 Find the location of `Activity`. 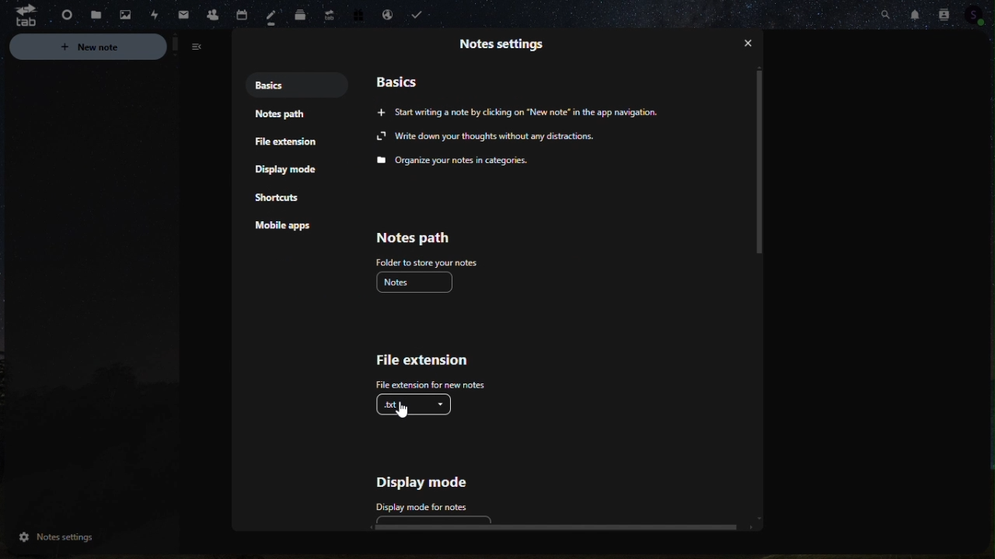

Activity is located at coordinates (149, 14).